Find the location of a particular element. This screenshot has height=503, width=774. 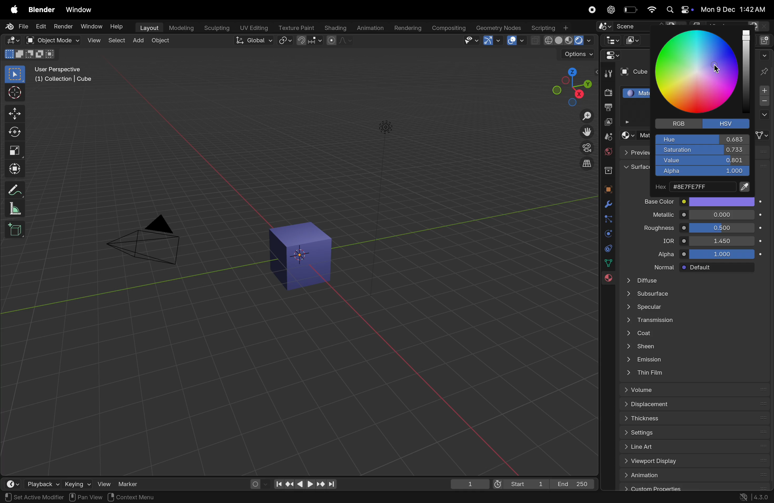

date and time is located at coordinates (735, 9).